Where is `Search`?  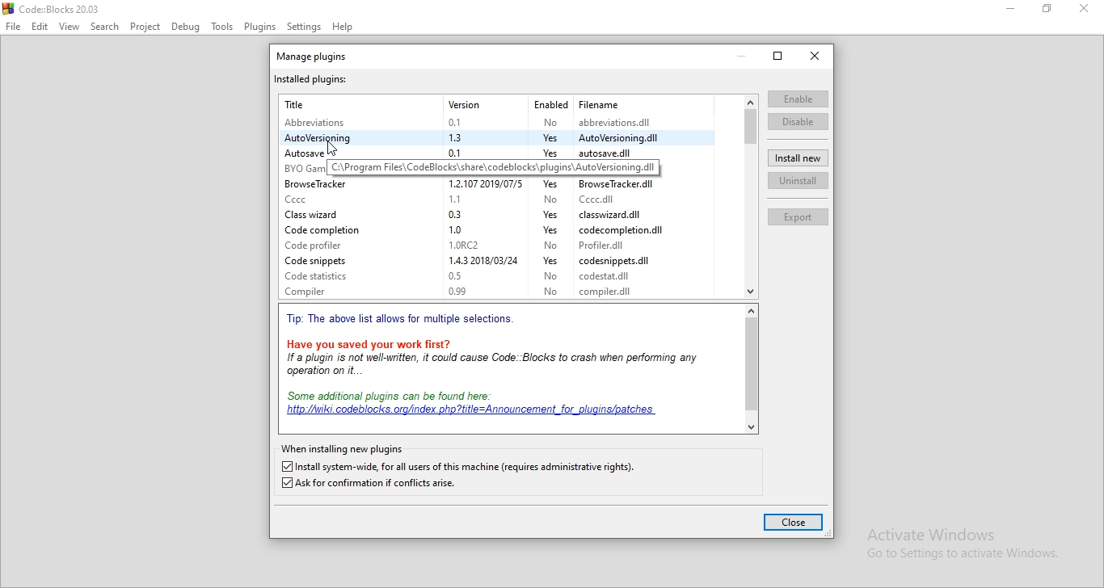 Search is located at coordinates (103, 27).